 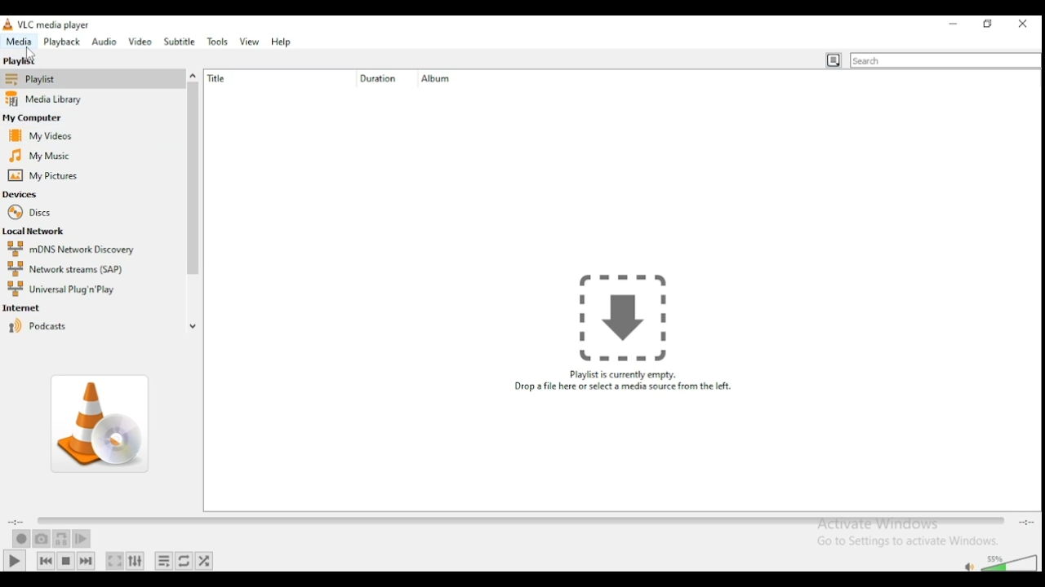 What do you see at coordinates (8, 24) in the screenshot?
I see `icon` at bounding box center [8, 24].